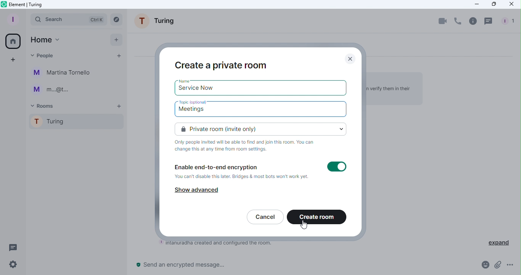 The image size is (521, 275). What do you see at coordinates (63, 73) in the screenshot?
I see `Martina Tornello` at bounding box center [63, 73].